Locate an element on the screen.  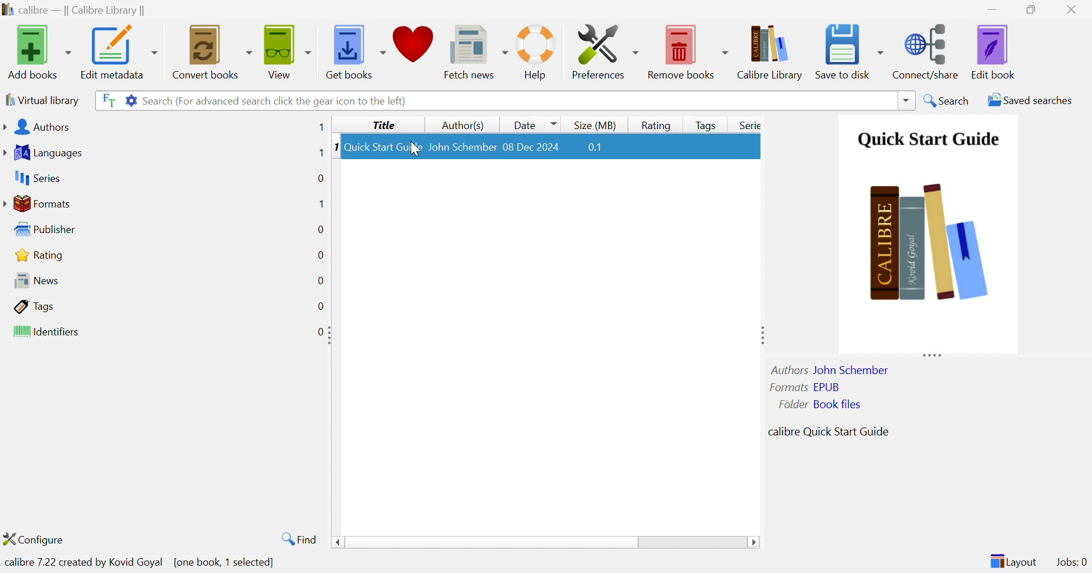
Save to disk is located at coordinates (849, 51).